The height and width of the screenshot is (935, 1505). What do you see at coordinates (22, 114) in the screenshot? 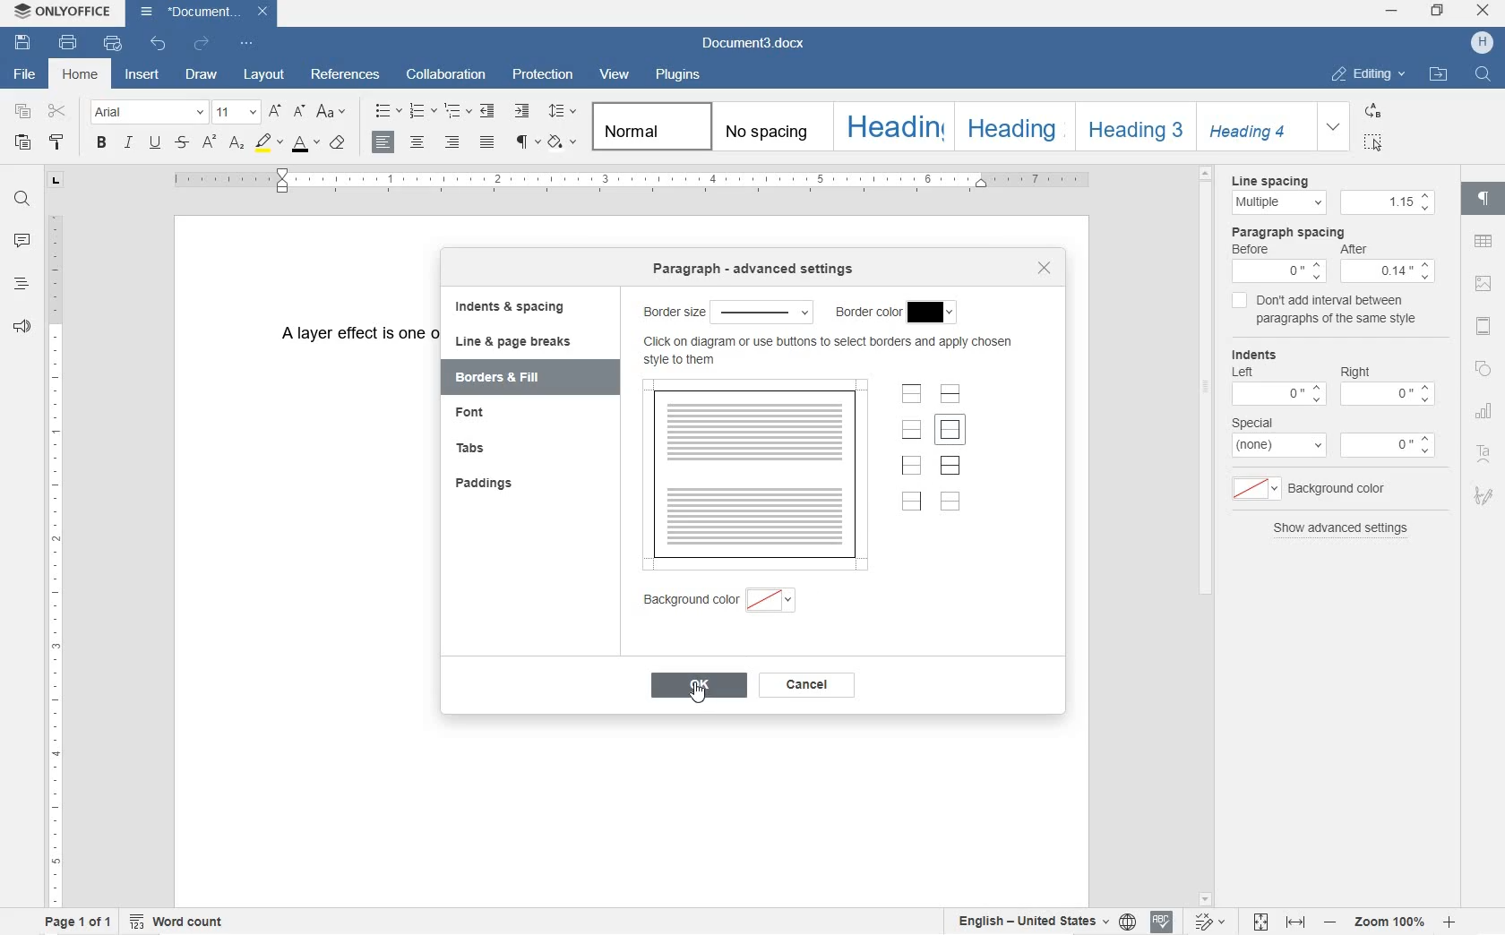
I see `COPY` at bounding box center [22, 114].